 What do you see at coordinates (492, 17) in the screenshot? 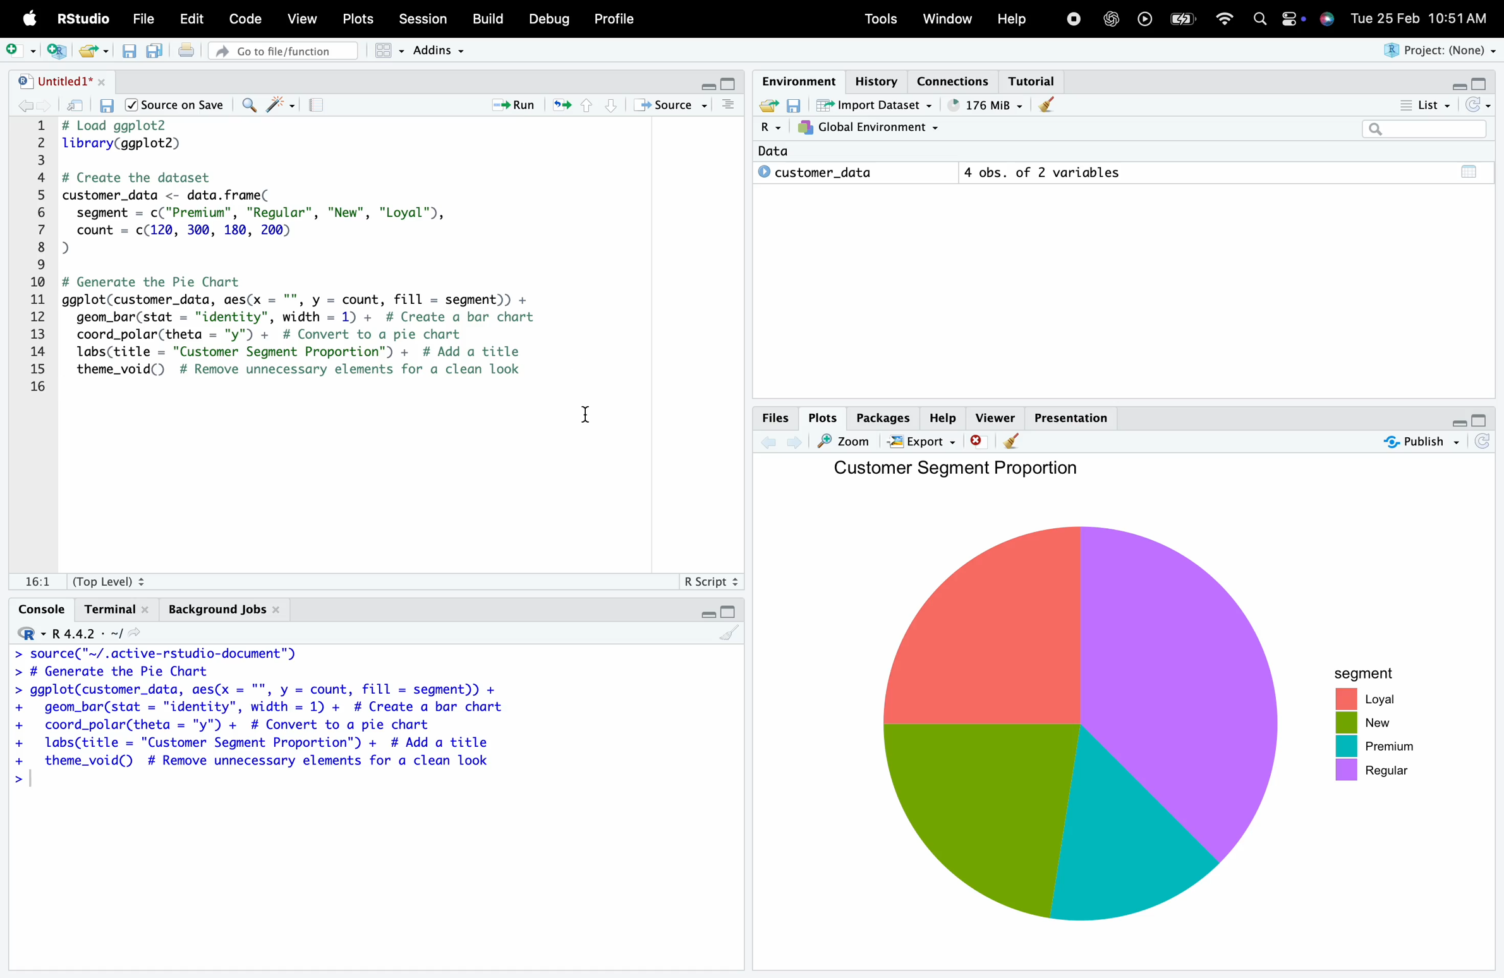
I see `Build` at bounding box center [492, 17].